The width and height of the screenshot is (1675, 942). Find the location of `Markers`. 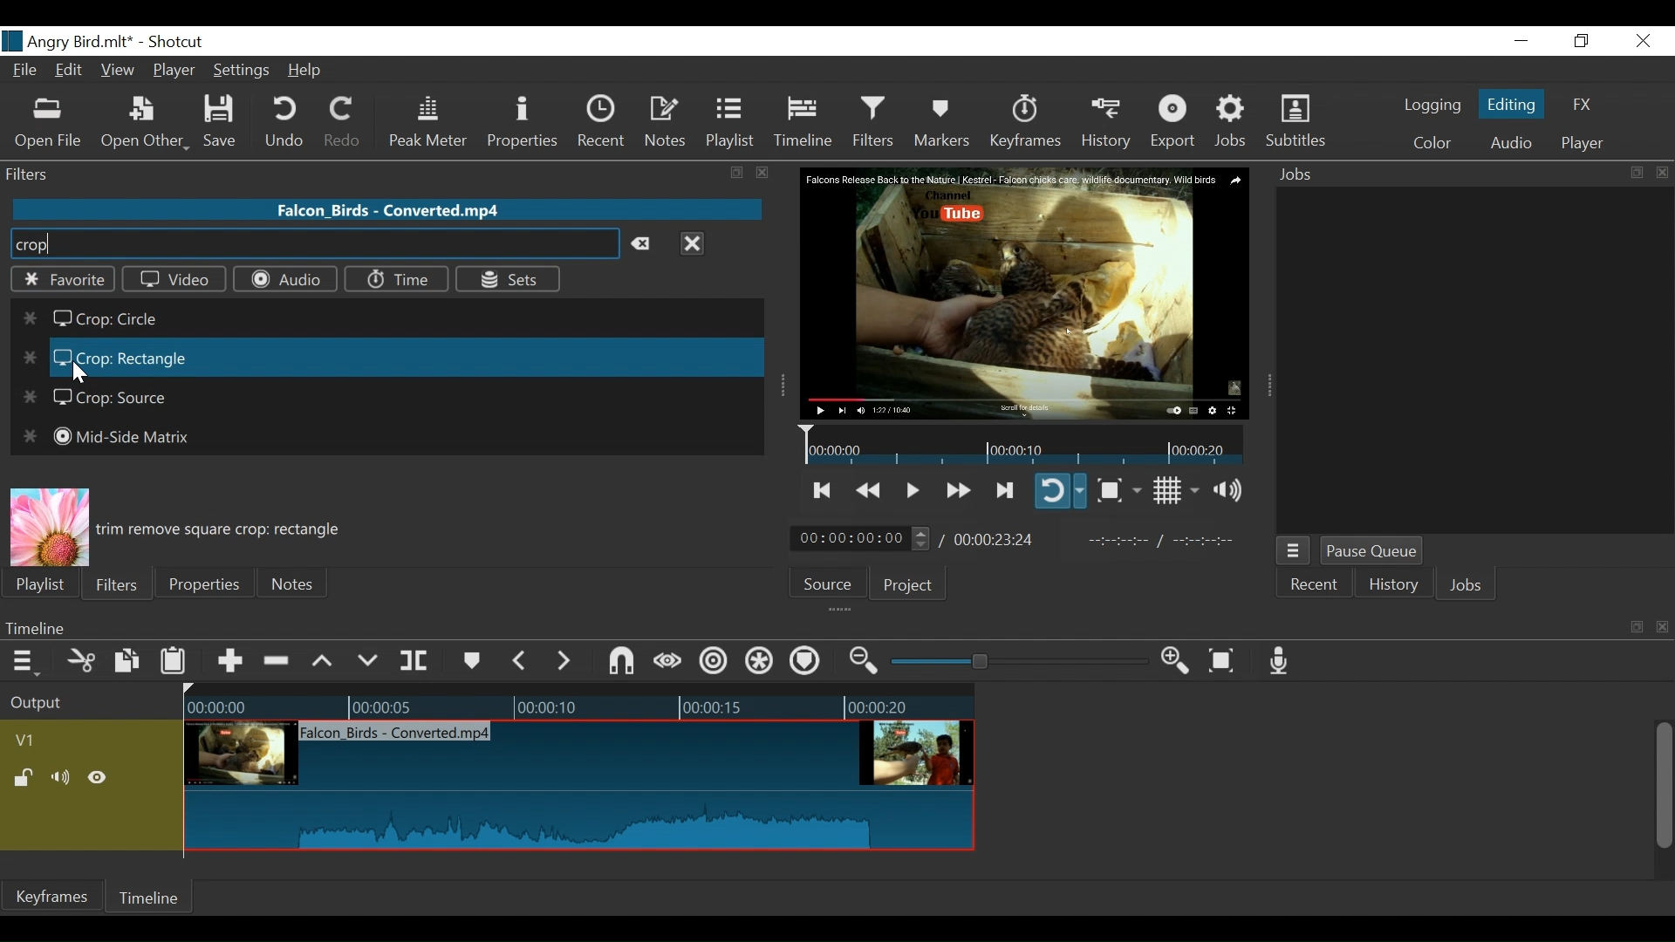

Markers is located at coordinates (470, 661).